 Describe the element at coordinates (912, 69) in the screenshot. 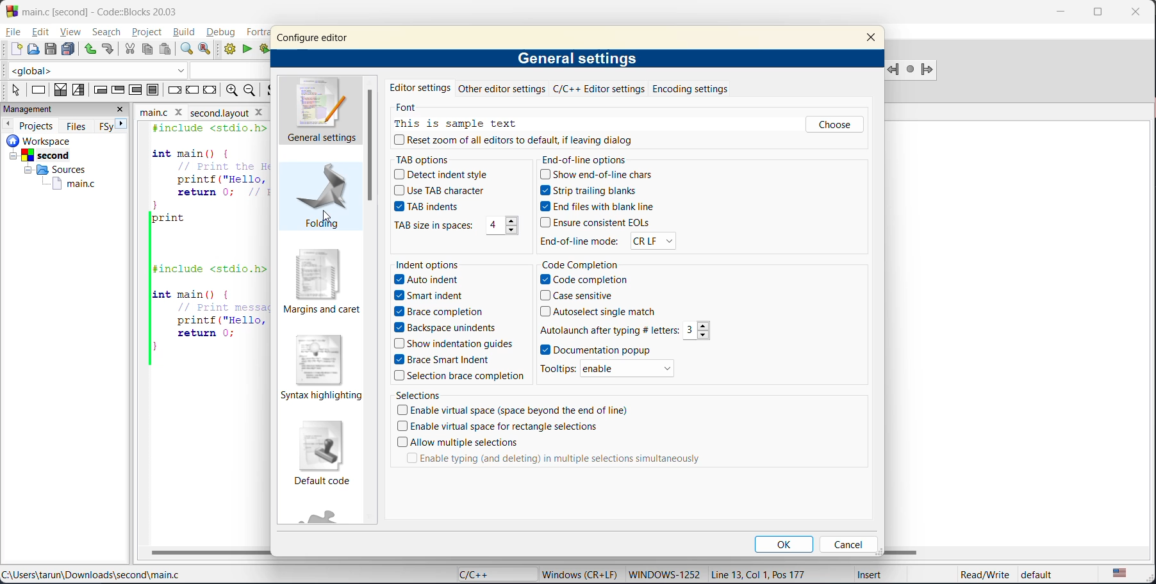

I see `last jump` at that location.